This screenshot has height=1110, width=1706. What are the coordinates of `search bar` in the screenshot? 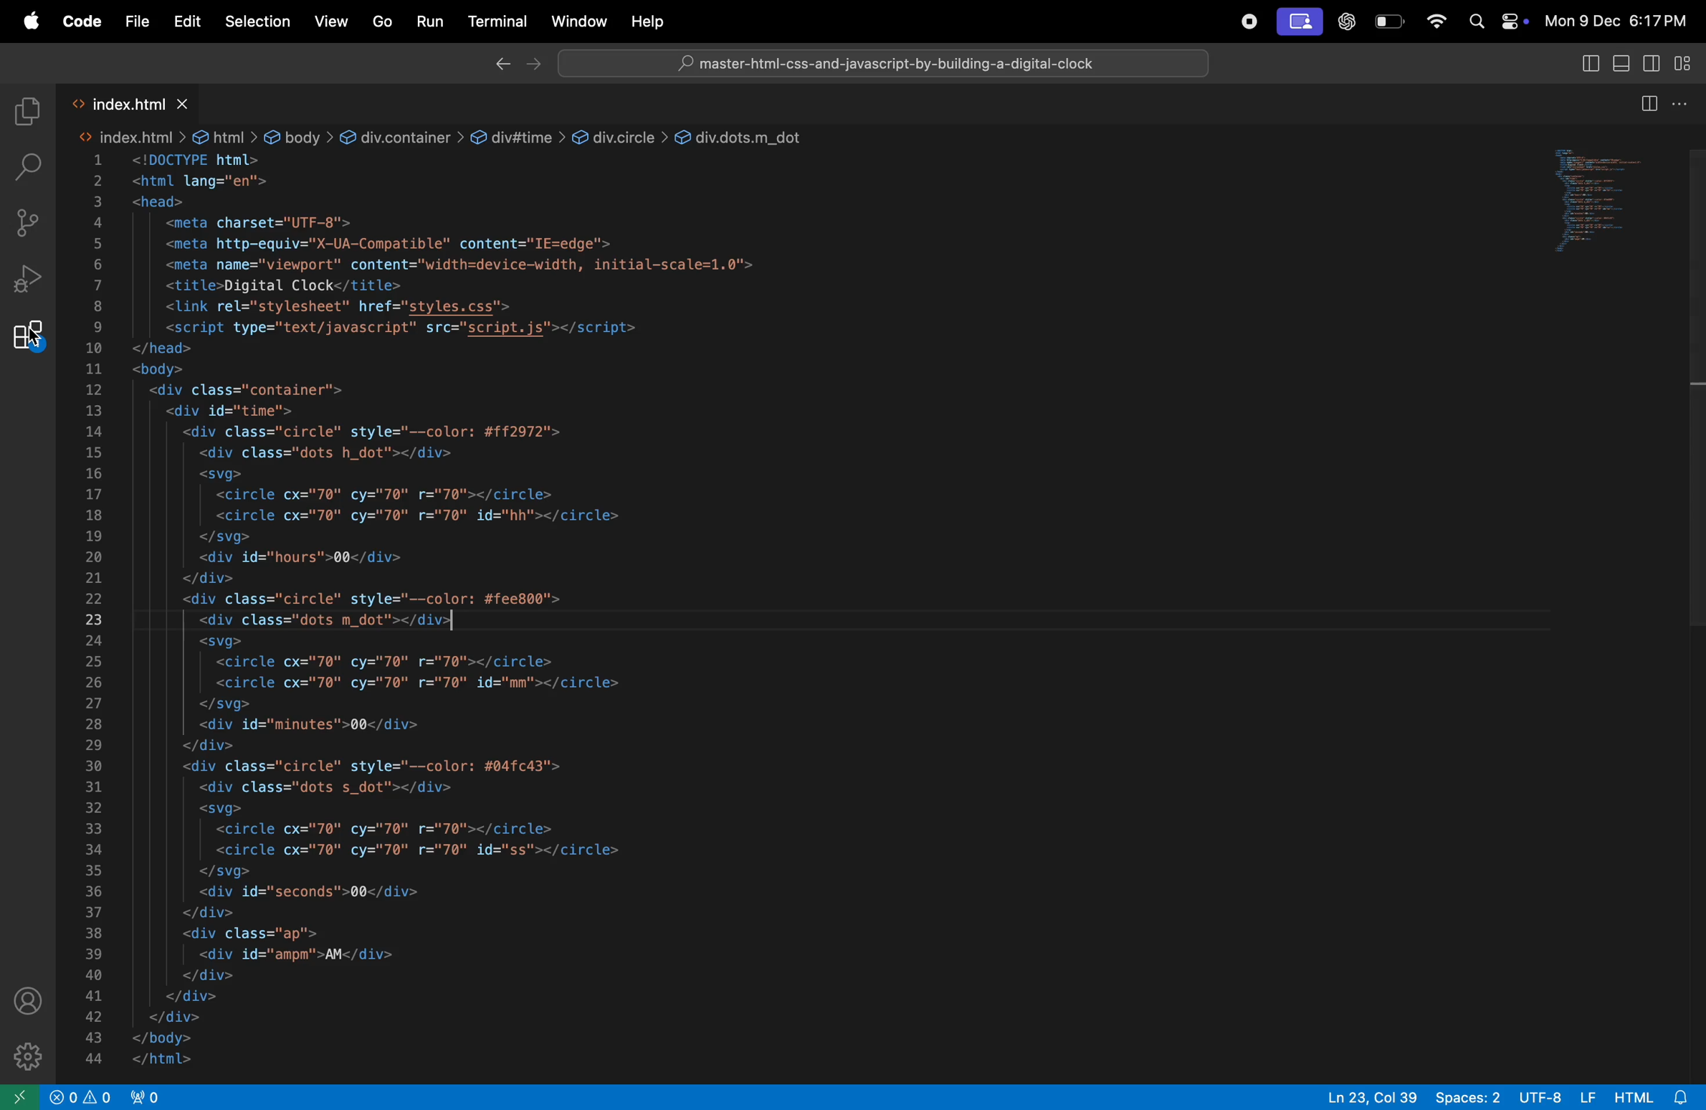 It's located at (883, 62).